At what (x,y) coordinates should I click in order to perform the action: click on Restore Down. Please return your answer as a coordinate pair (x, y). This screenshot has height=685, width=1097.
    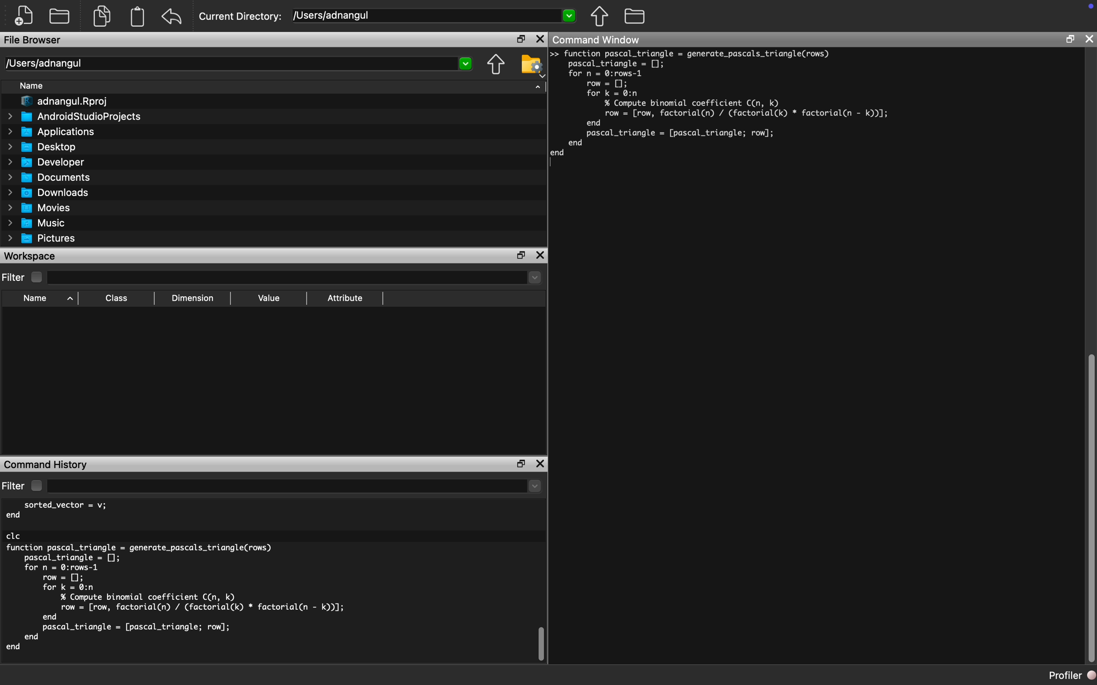
    Looking at the image, I should click on (1069, 39).